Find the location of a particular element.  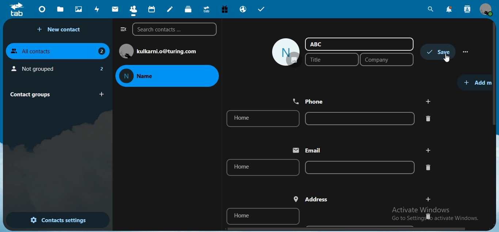

add is located at coordinates (428, 198).